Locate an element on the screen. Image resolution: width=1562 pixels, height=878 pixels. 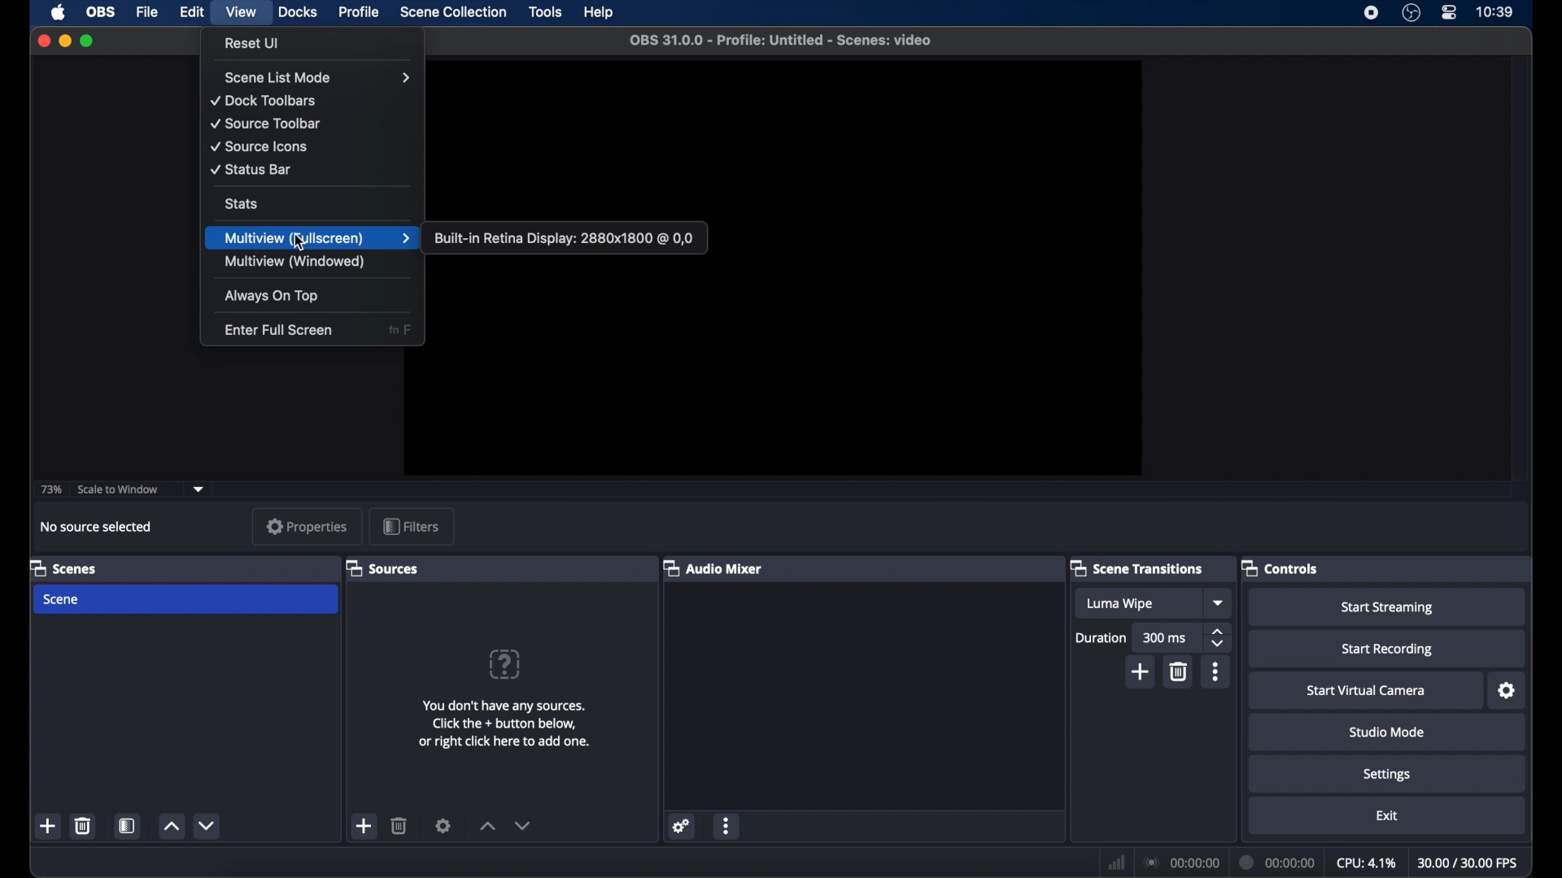
edit is located at coordinates (191, 12).